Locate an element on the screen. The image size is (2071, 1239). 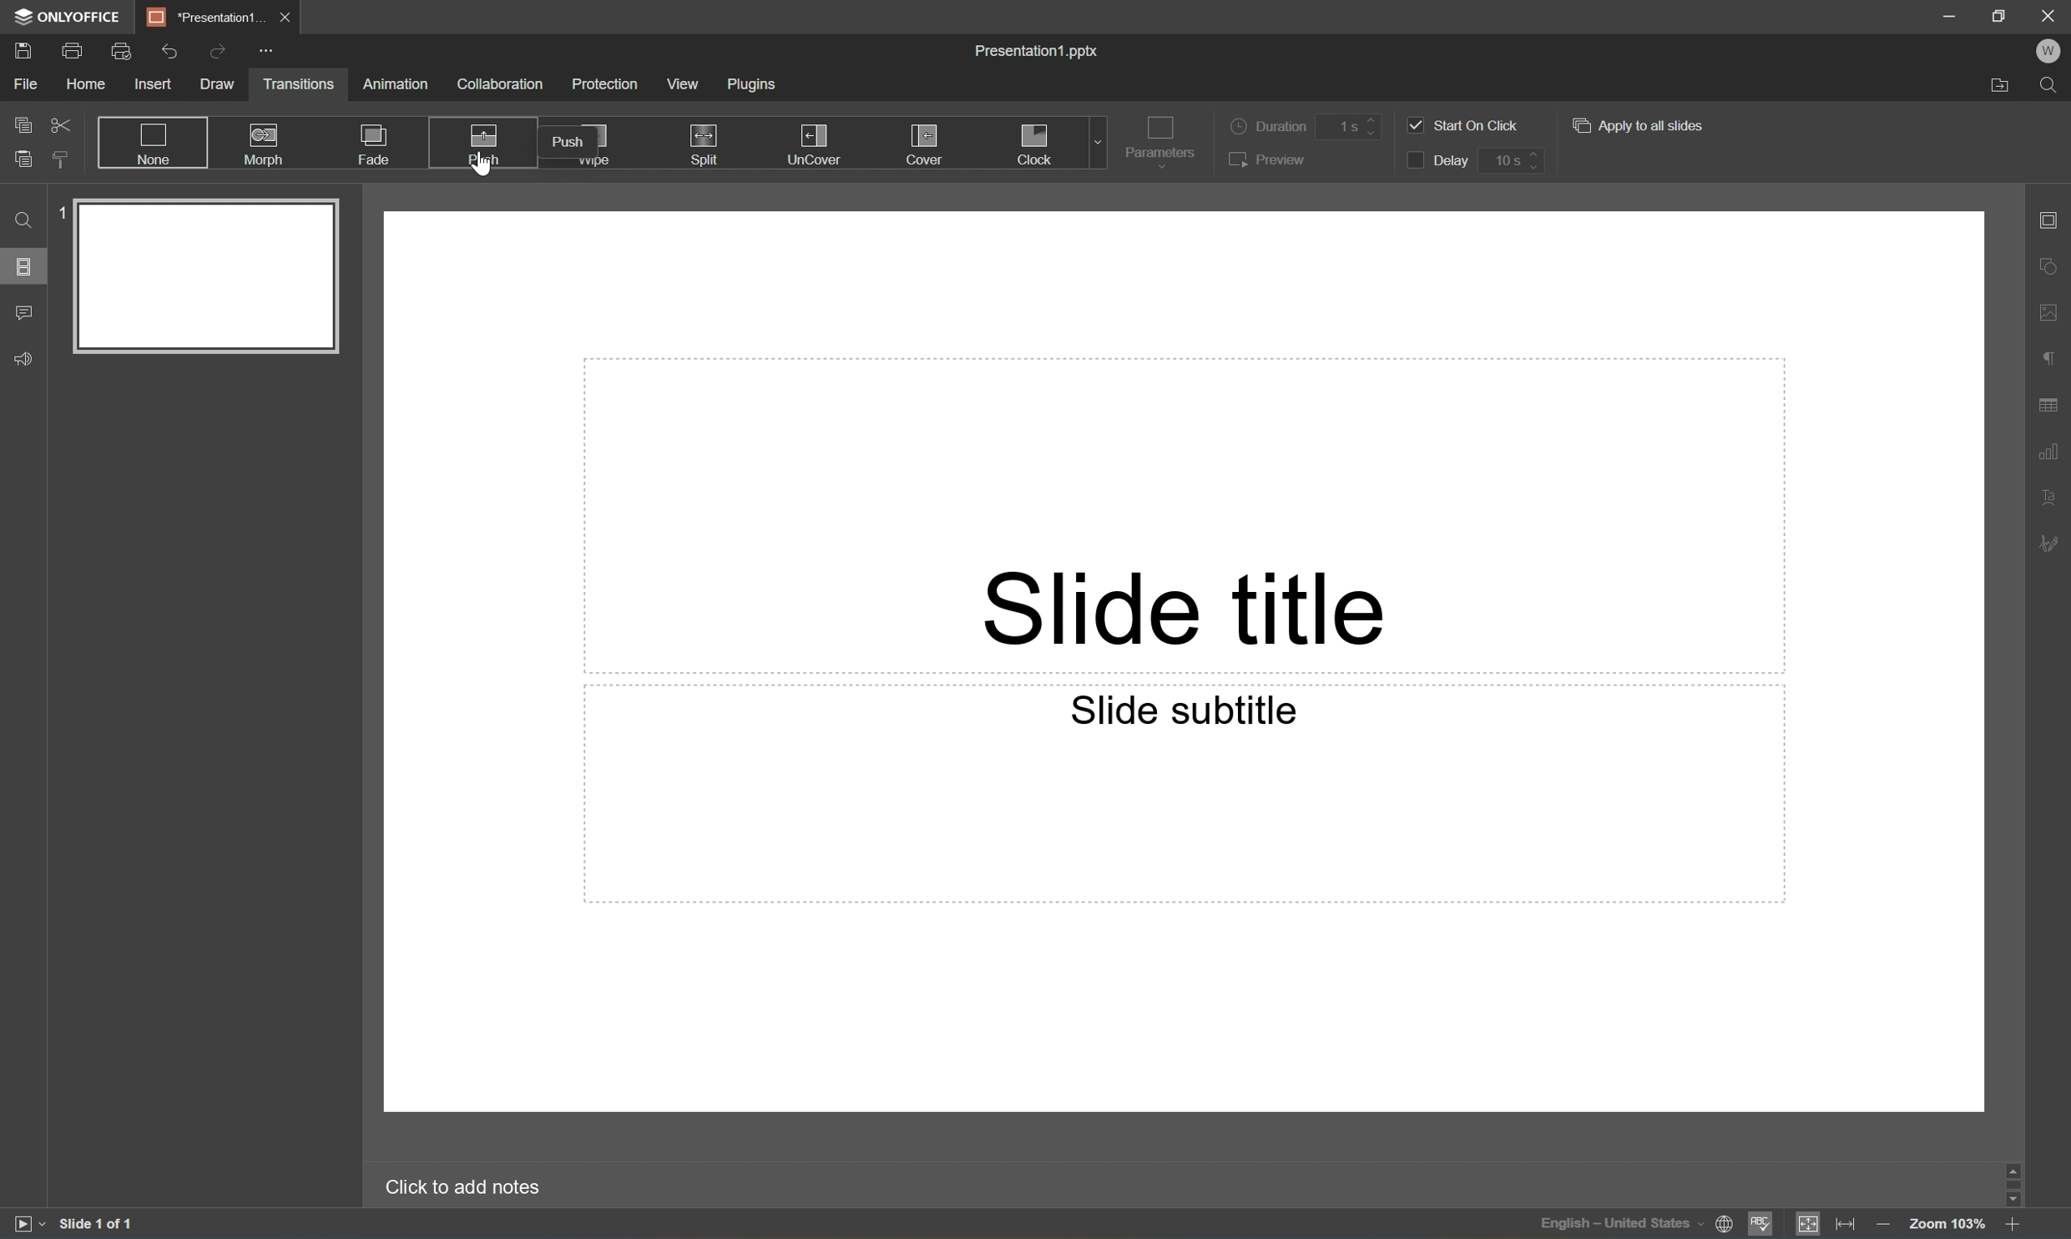
Fit to slide is located at coordinates (1811, 1226).